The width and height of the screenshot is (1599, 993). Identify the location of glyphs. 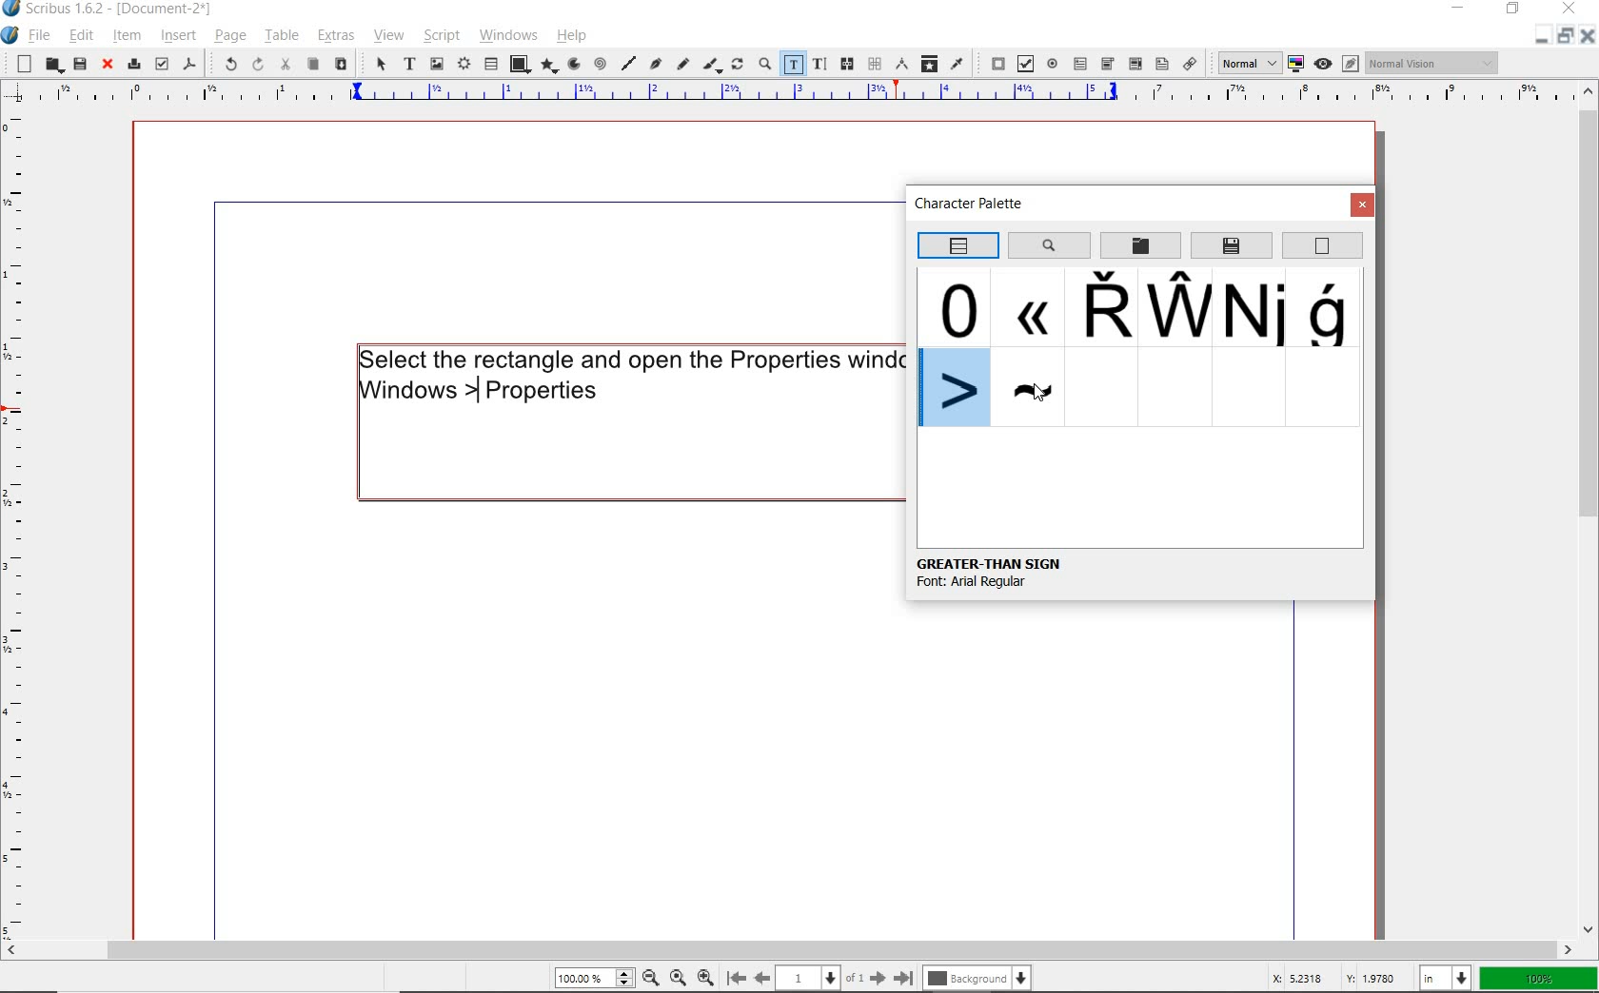
(958, 306).